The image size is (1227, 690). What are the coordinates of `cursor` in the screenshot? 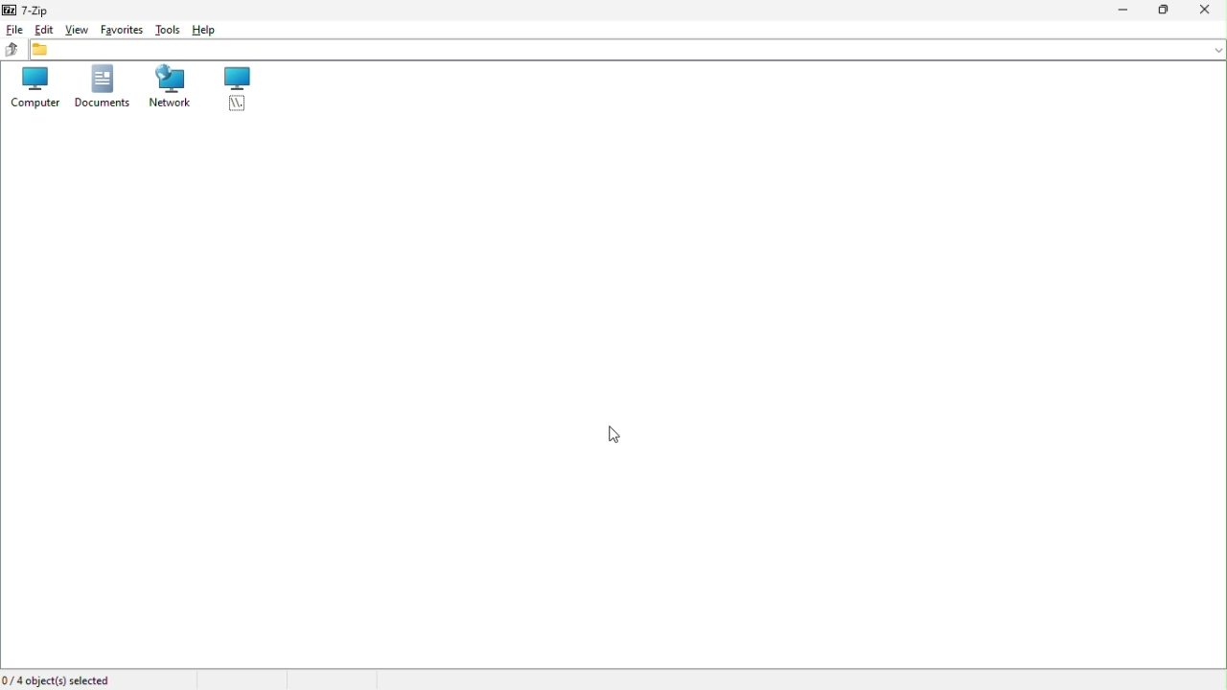 It's located at (617, 435).